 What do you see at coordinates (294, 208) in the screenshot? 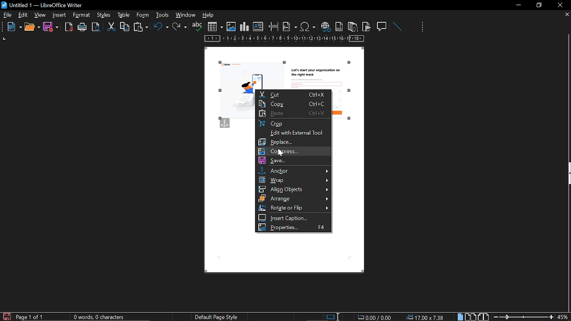
I see `rotate or flip` at bounding box center [294, 208].